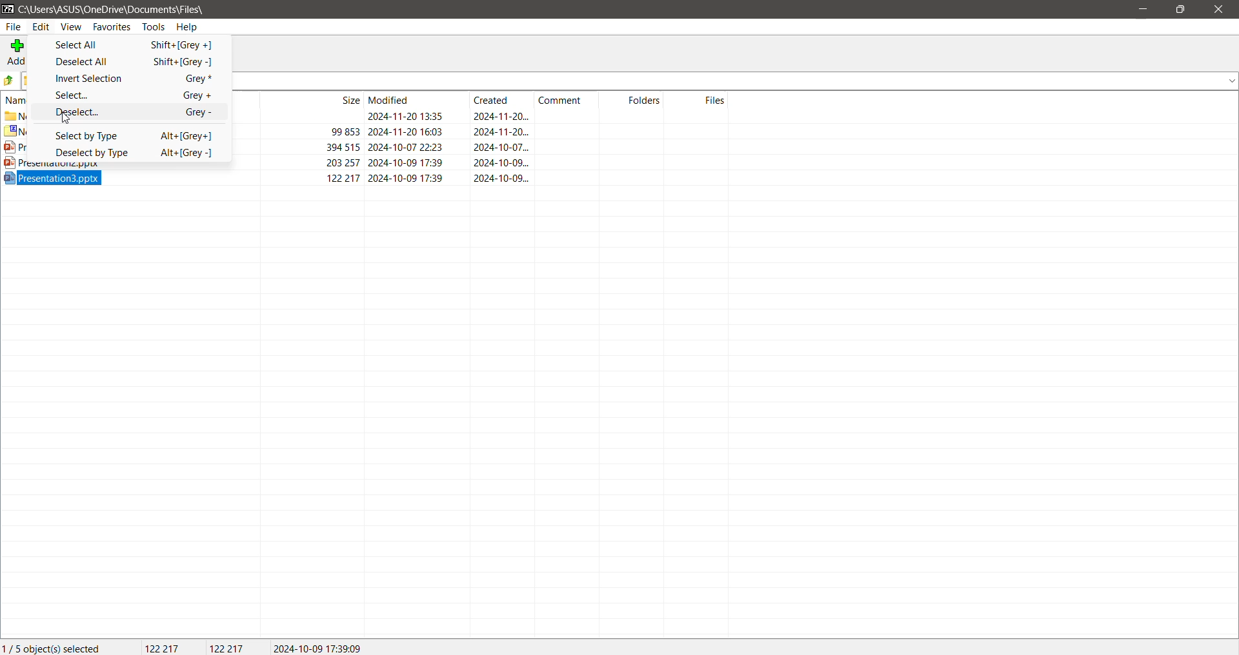 This screenshot has width=1239, height=655. Describe the element at coordinates (736, 81) in the screenshot. I see `Current Folder Path` at that location.